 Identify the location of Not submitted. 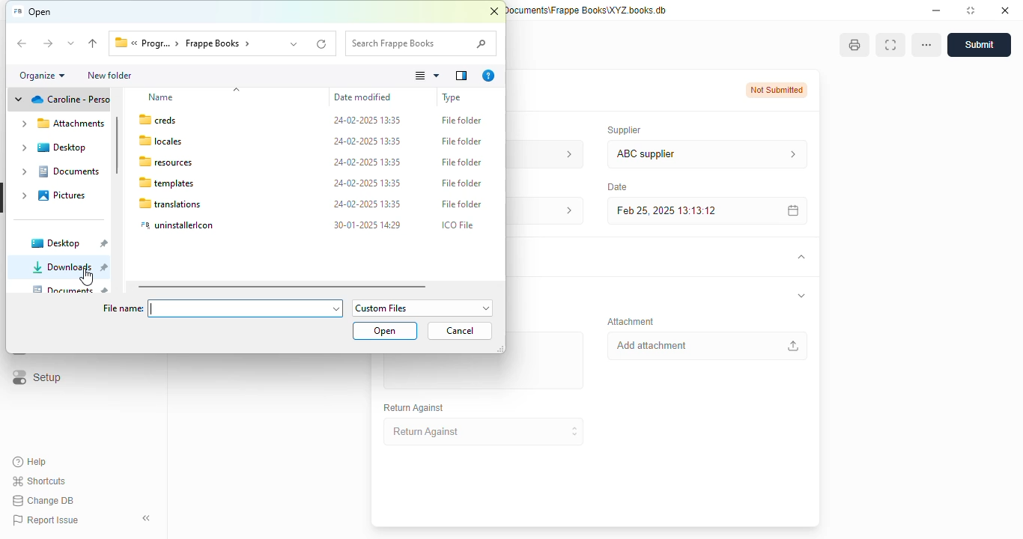
(777, 90).